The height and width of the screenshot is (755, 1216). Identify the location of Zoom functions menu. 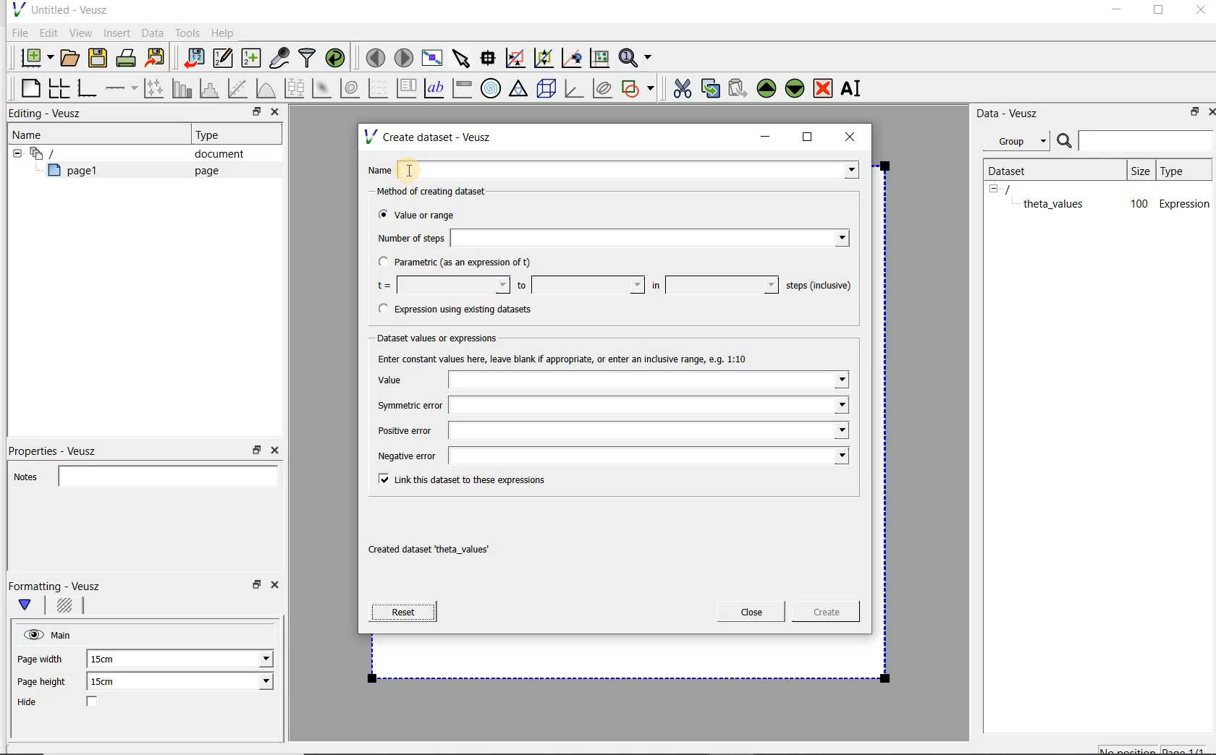
(636, 54).